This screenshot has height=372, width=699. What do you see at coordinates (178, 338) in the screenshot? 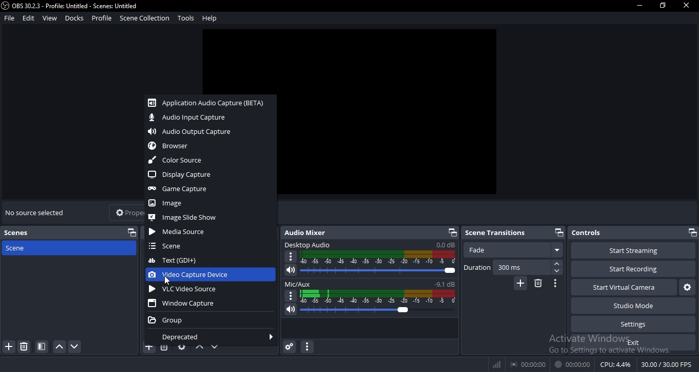
I see `deprecated` at bounding box center [178, 338].